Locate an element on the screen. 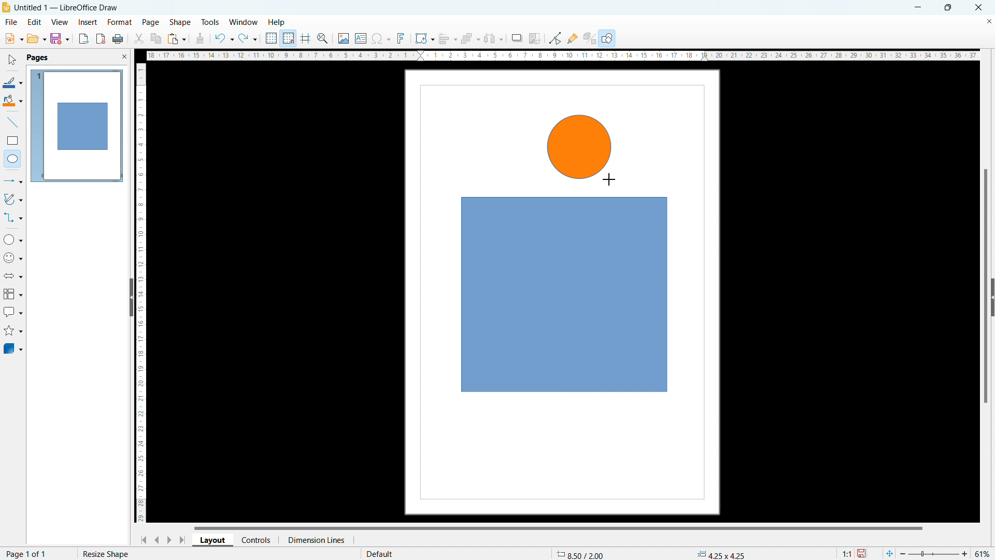 The image size is (995, 560). horizontal ruler is located at coordinates (563, 55).